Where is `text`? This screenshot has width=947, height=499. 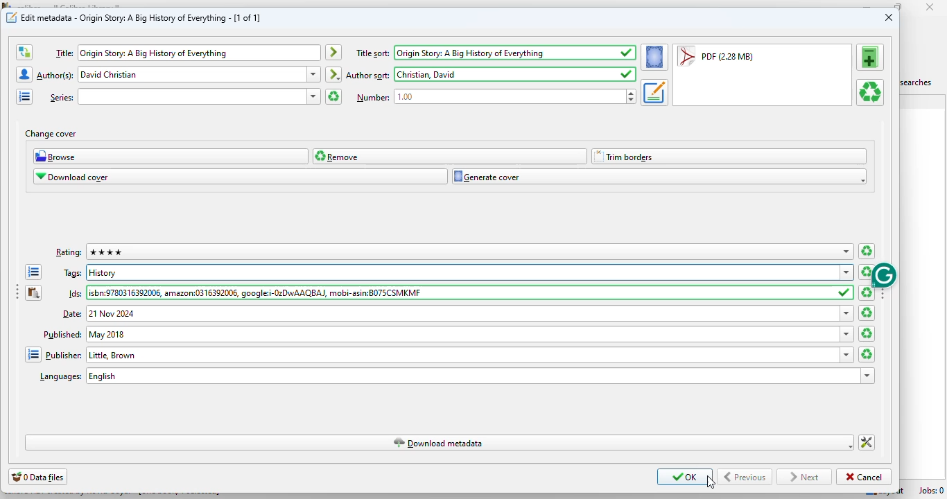 text is located at coordinates (73, 315).